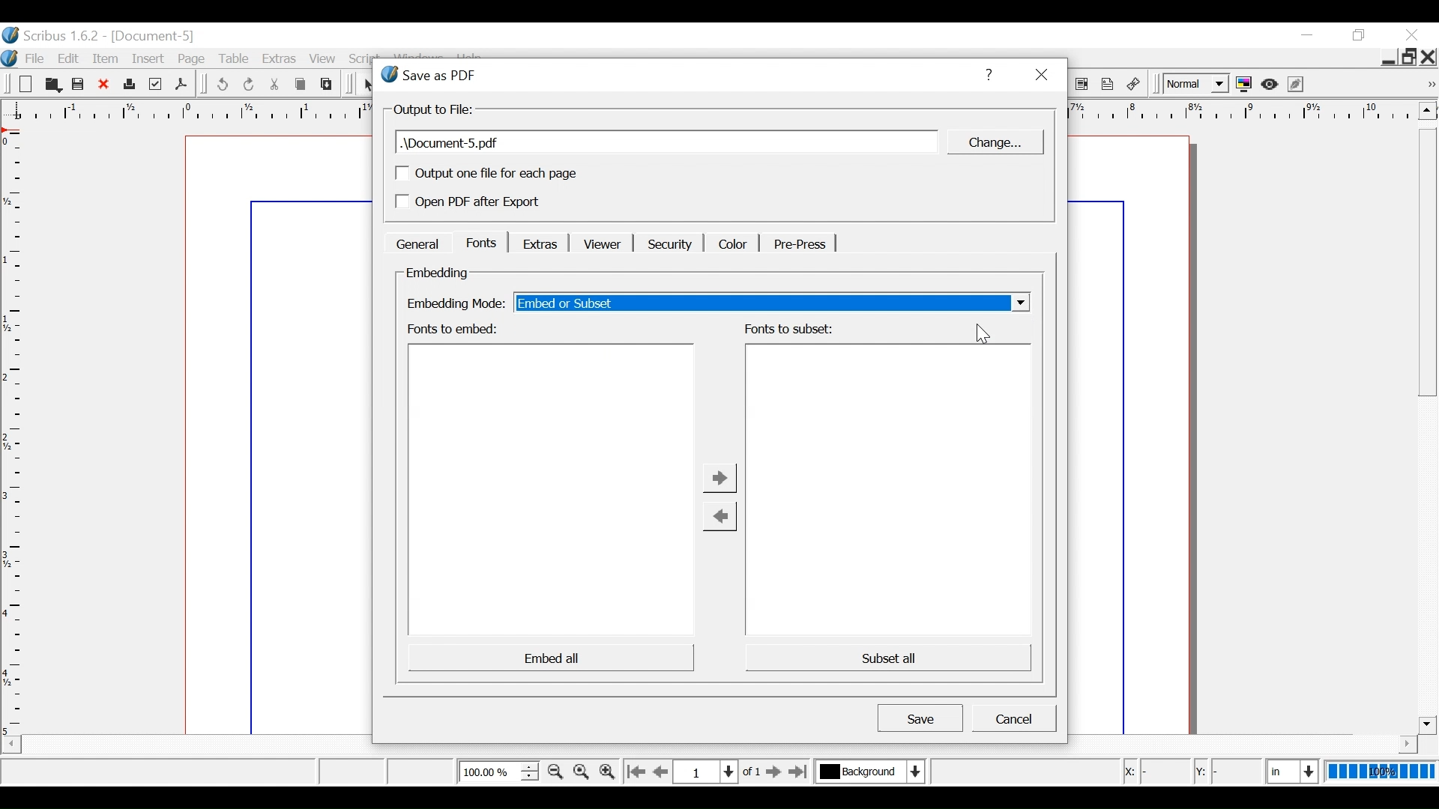 This screenshot has height=809, width=1439. Describe the element at coordinates (128, 85) in the screenshot. I see `Print` at that location.